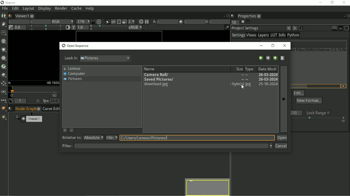 The height and width of the screenshot is (196, 350). Describe the element at coordinates (107, 22) in the screenshot. I see `Clips the portion of the image` at that location.